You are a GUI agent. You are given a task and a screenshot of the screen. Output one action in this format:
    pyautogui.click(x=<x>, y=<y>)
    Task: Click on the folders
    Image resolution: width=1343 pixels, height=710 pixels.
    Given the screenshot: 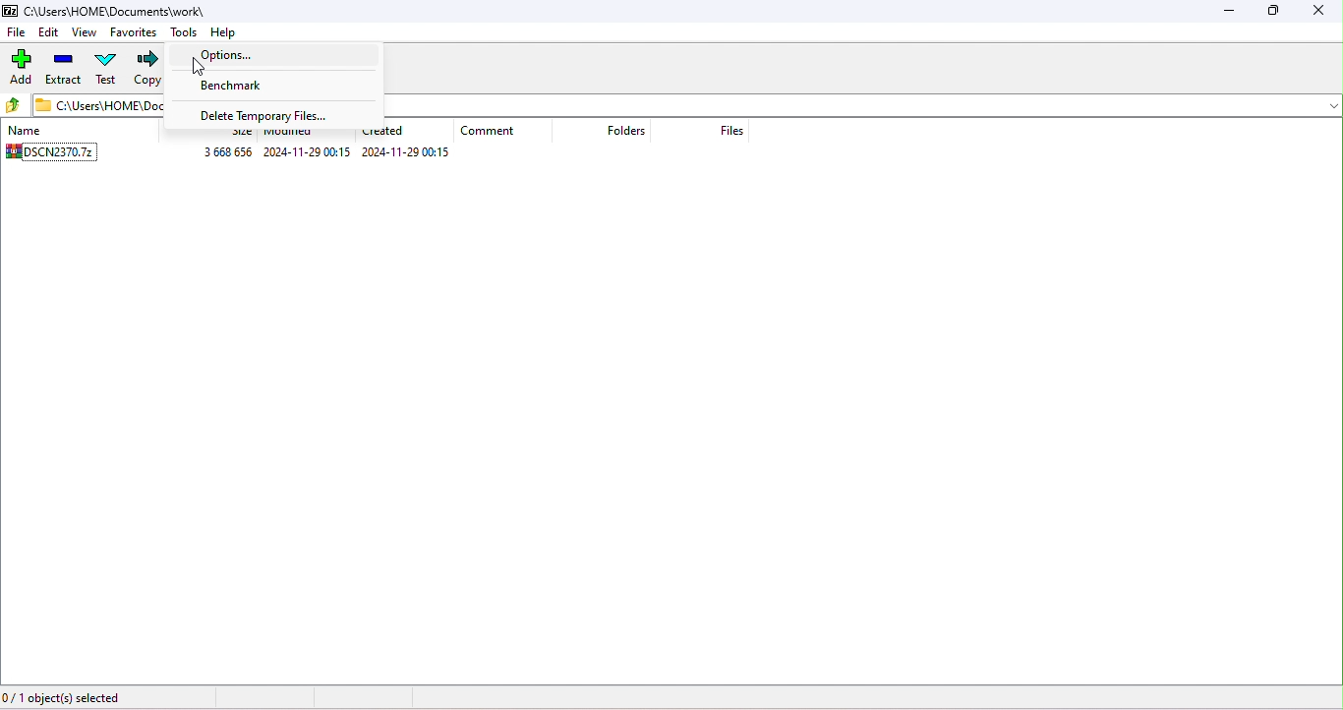 What is the action you would take?
    pyautogui.click(x=613, y=131)
    